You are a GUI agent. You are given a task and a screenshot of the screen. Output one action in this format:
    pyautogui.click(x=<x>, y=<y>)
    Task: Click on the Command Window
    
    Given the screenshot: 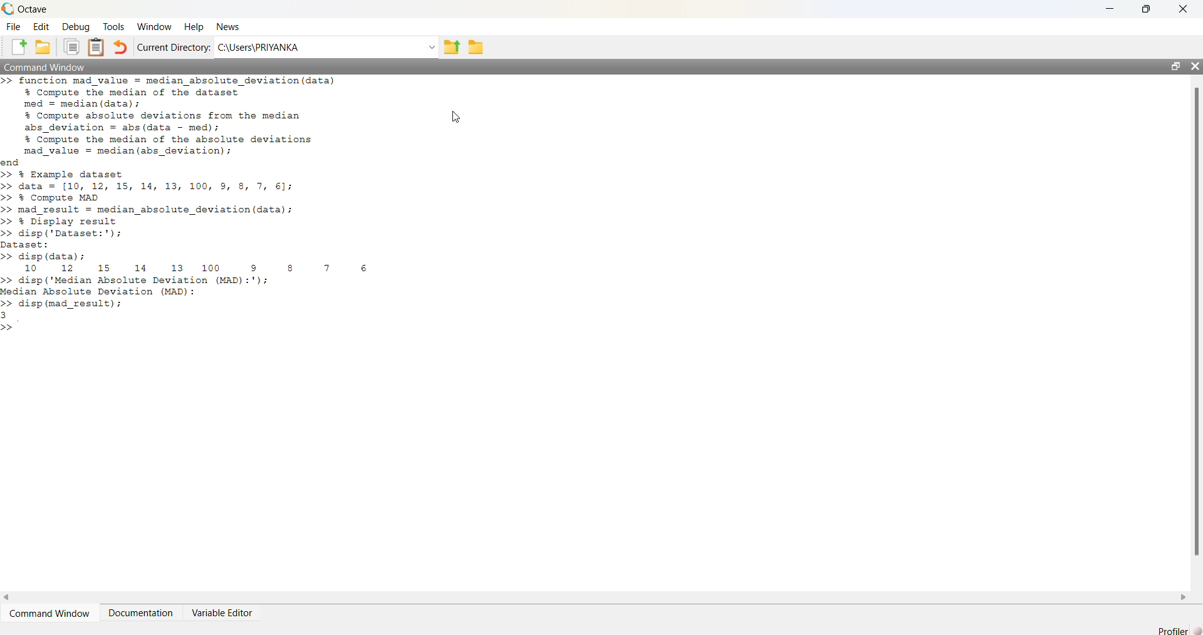 What is the action you would take?
    pyautogui.click(x=45, y=67)
    